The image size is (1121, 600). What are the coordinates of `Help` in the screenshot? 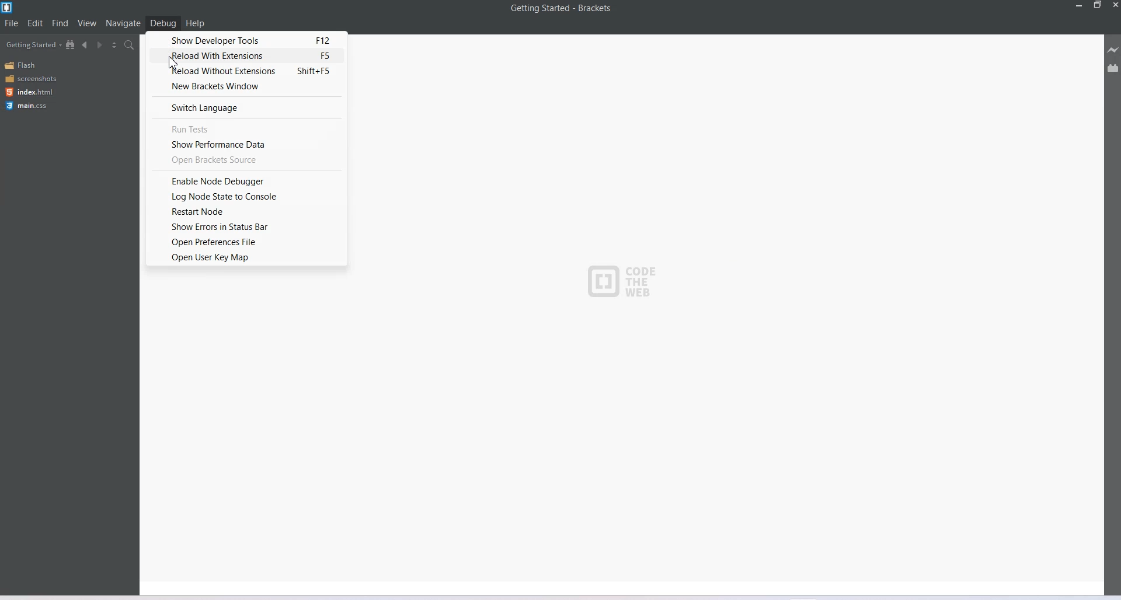 It's located at (195, 23).